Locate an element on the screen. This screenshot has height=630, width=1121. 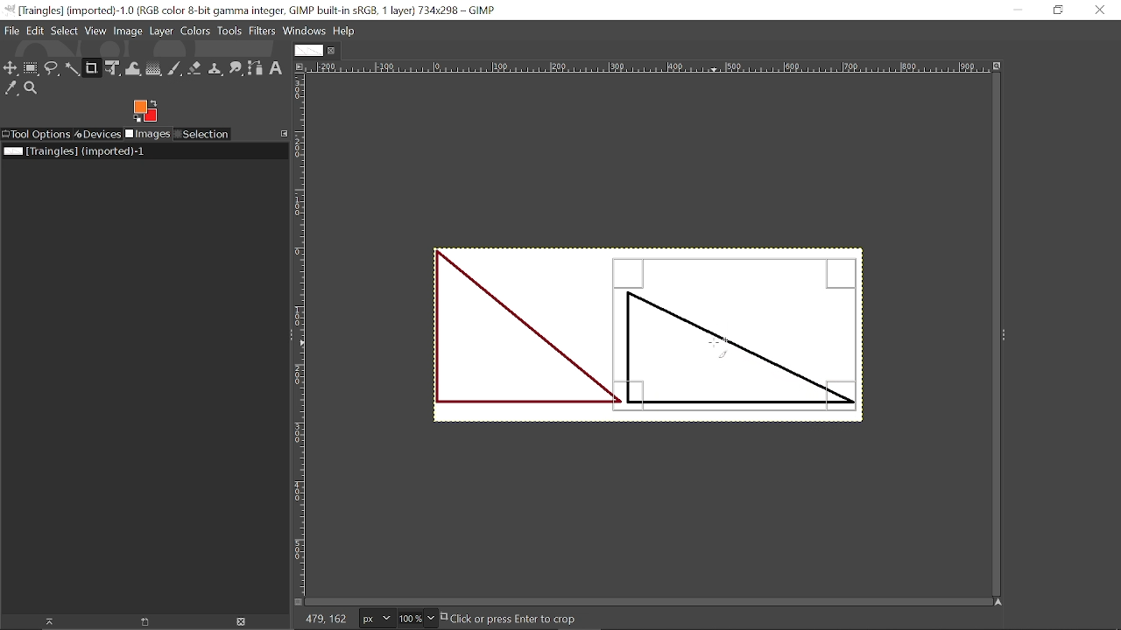
Gradient tool is located at coordinates (154, 68).